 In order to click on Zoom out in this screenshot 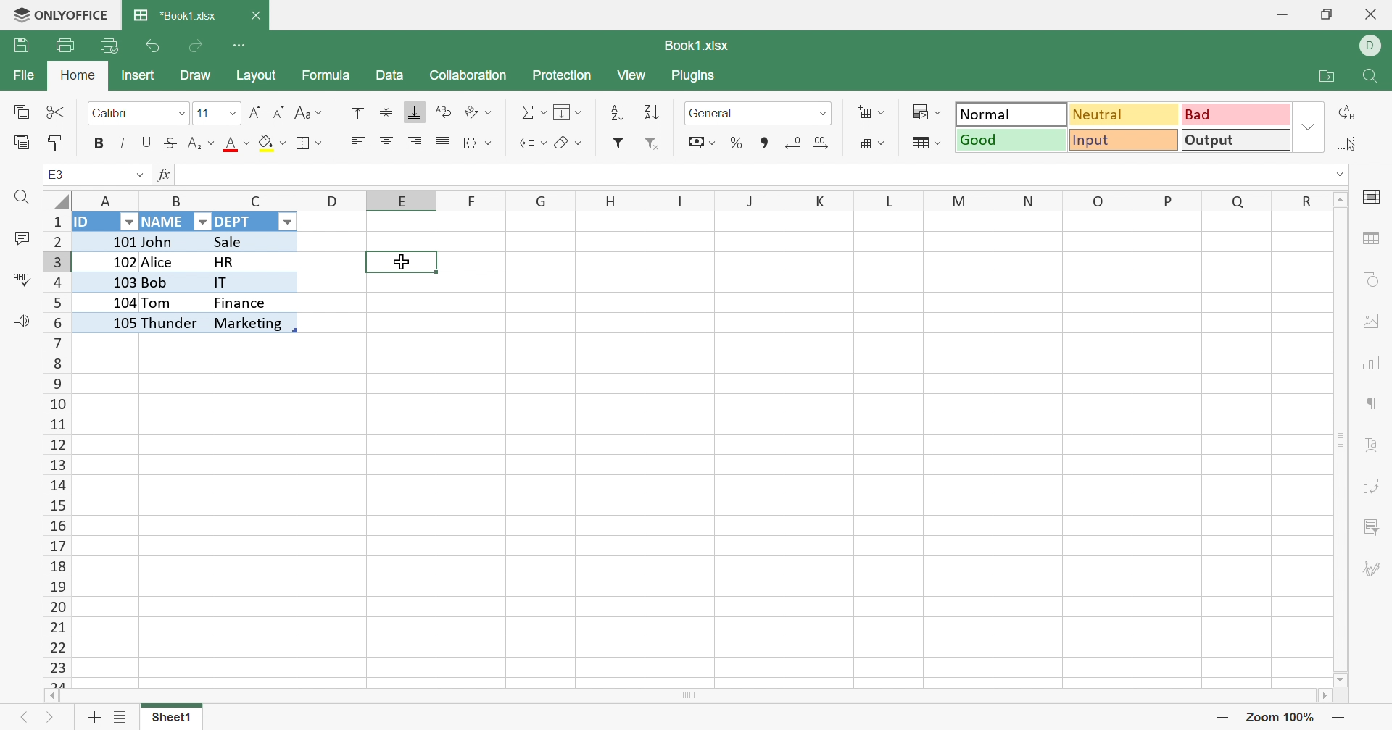, I will do `click(1225, 717)`.